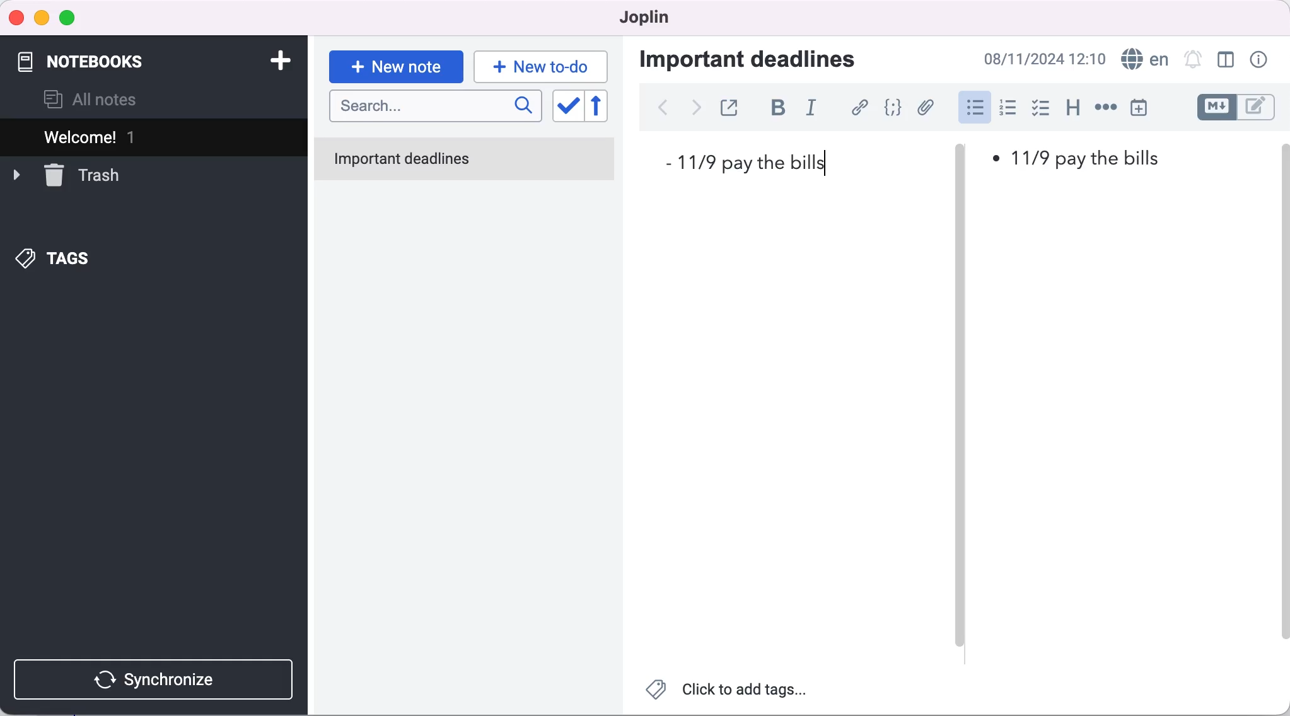  Describe the element at coordinates (731, 691) in the screenshot. I see `click to add tags` at that location.